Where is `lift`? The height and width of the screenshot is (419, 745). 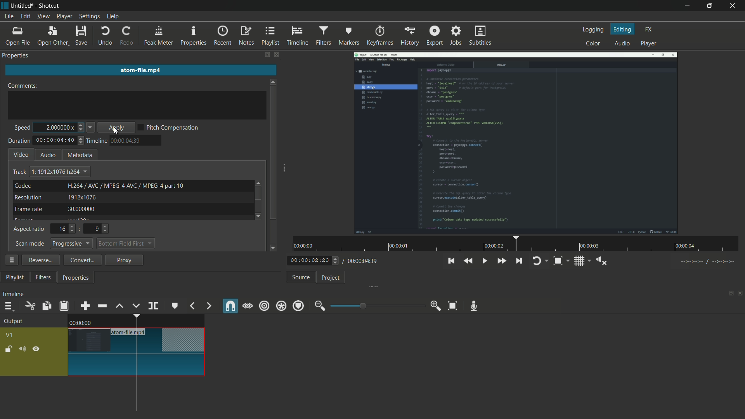 lift is located at coordinates (121, 306).